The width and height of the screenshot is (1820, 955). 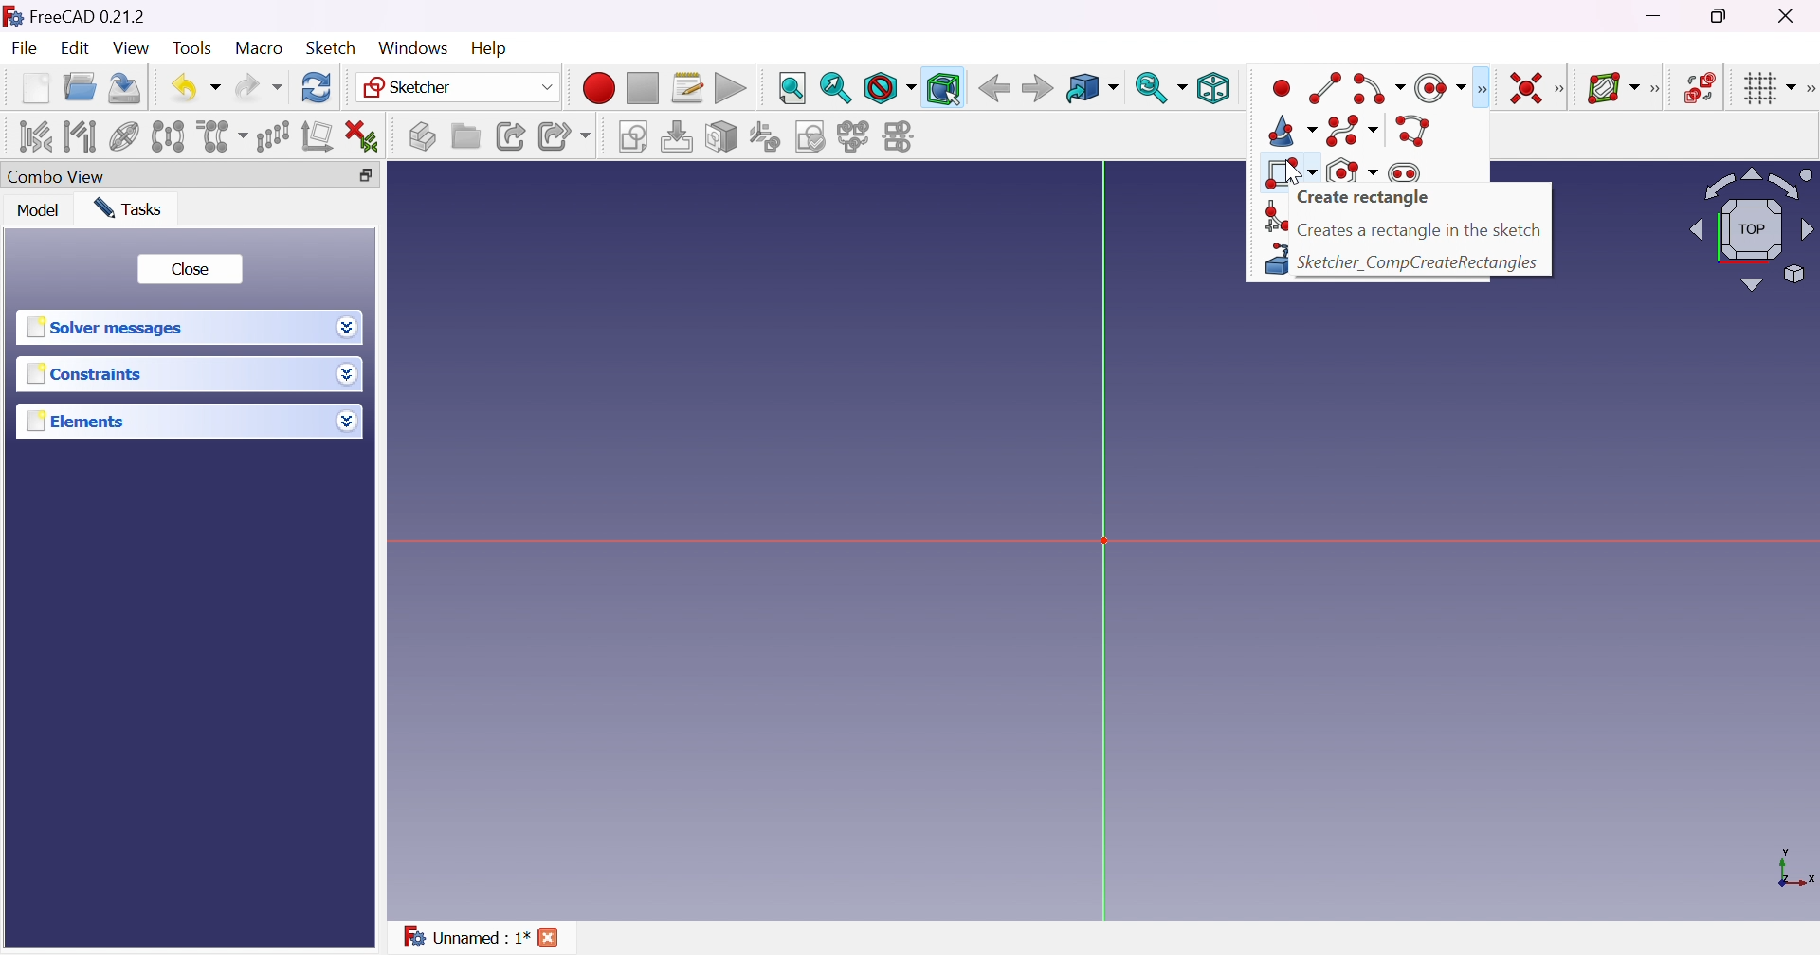 I want to click on Fit all, so click(x=792, y=87).